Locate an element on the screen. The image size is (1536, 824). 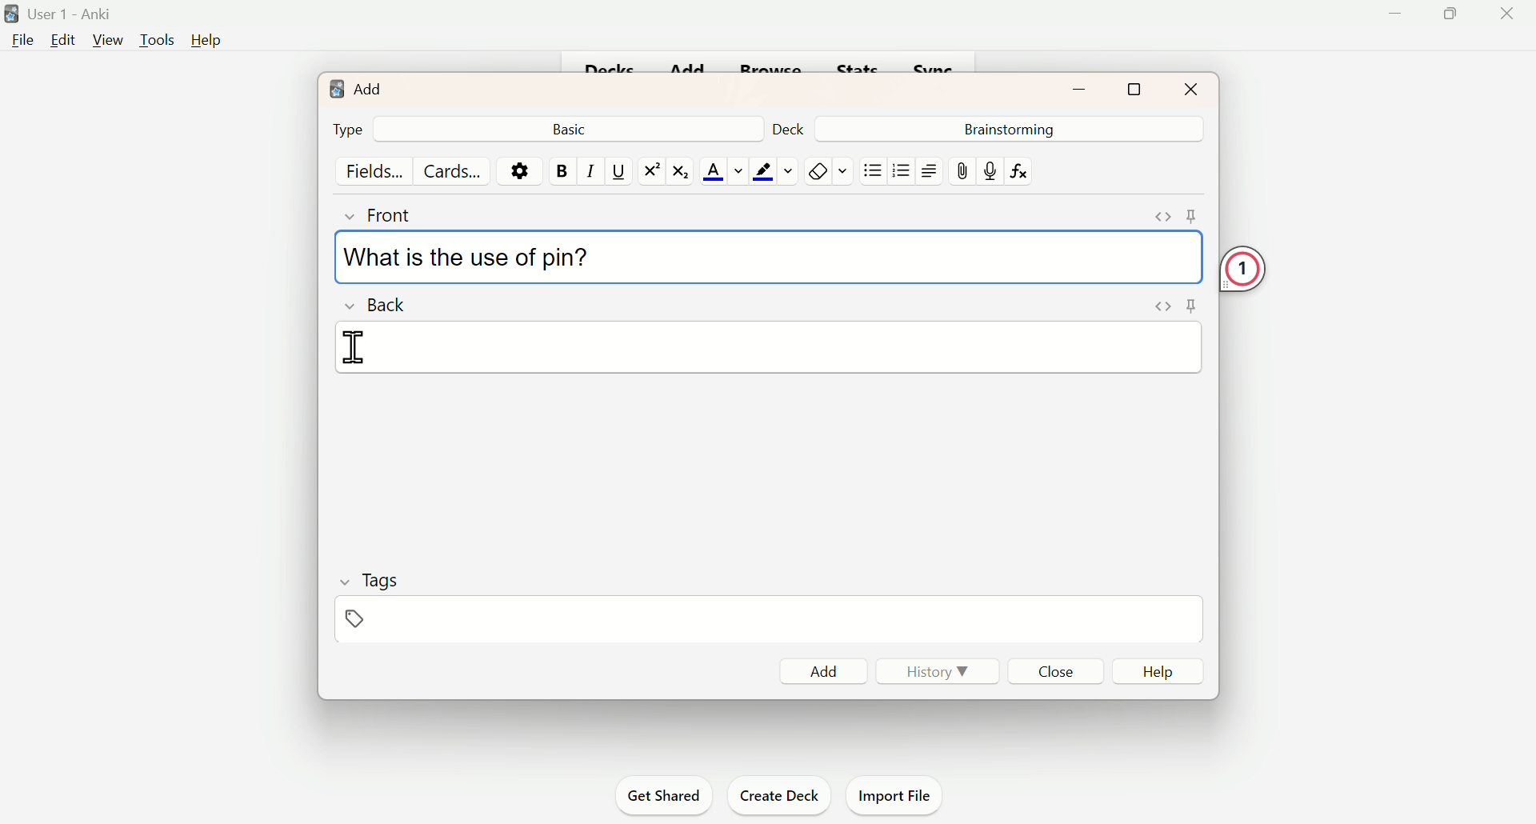
fx is located at coordinates (1025, 171).